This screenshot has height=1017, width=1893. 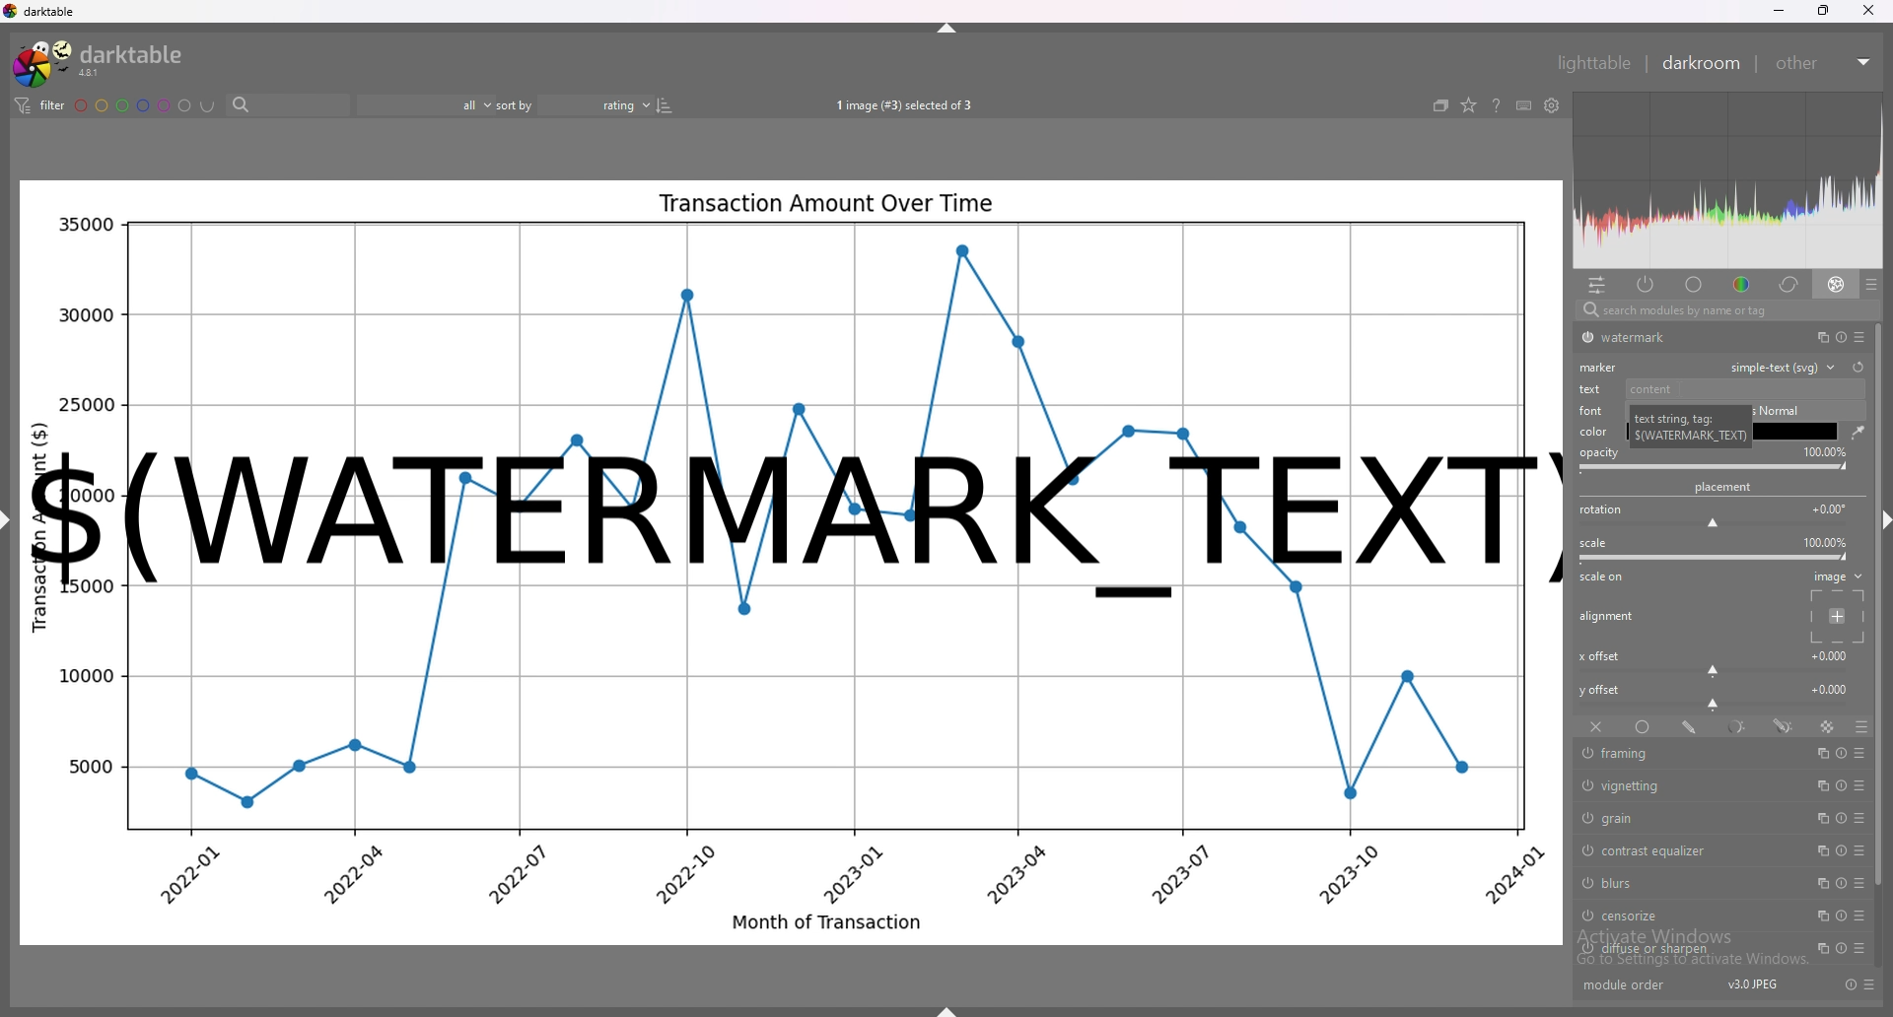 What do you see at coordinates (1837, 285) in the screenshot?
I see `effect` at bounding box center [1837, 285].